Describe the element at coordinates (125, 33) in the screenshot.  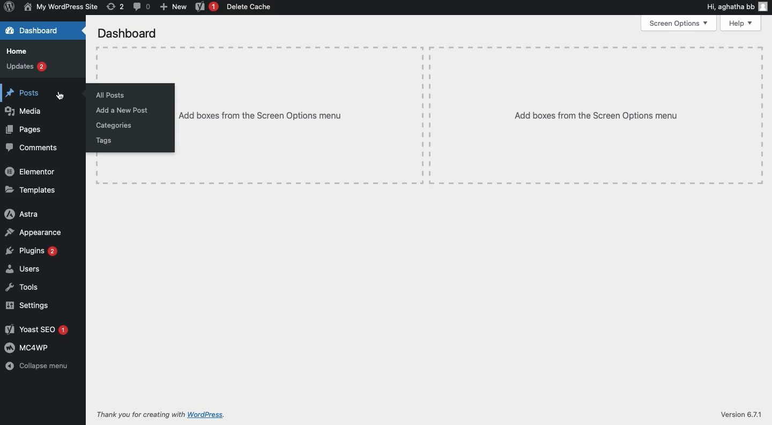
I see `Dashboard` at that location.